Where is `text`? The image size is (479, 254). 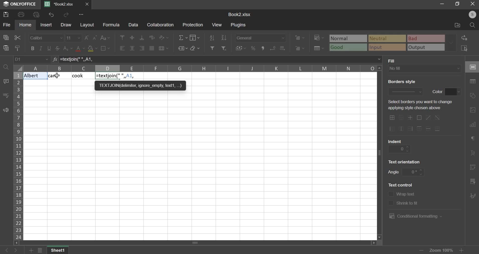
text is located at coordinates (401, 184).